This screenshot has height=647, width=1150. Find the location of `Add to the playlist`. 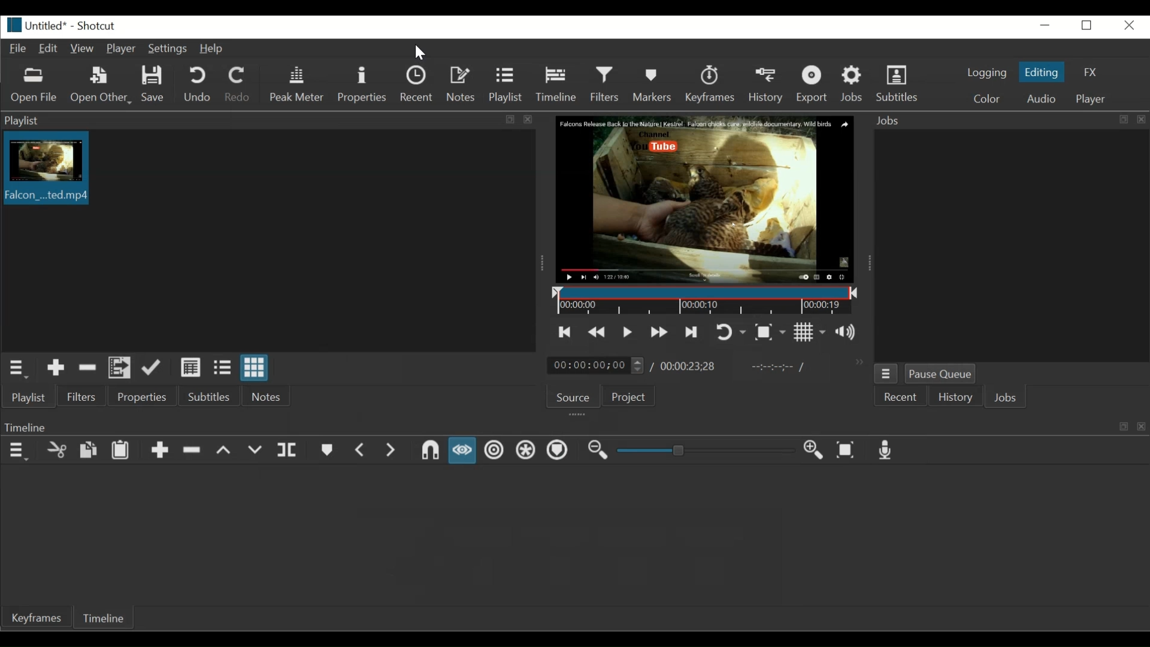

Add to the playlist is located at coordinates (55, 369).